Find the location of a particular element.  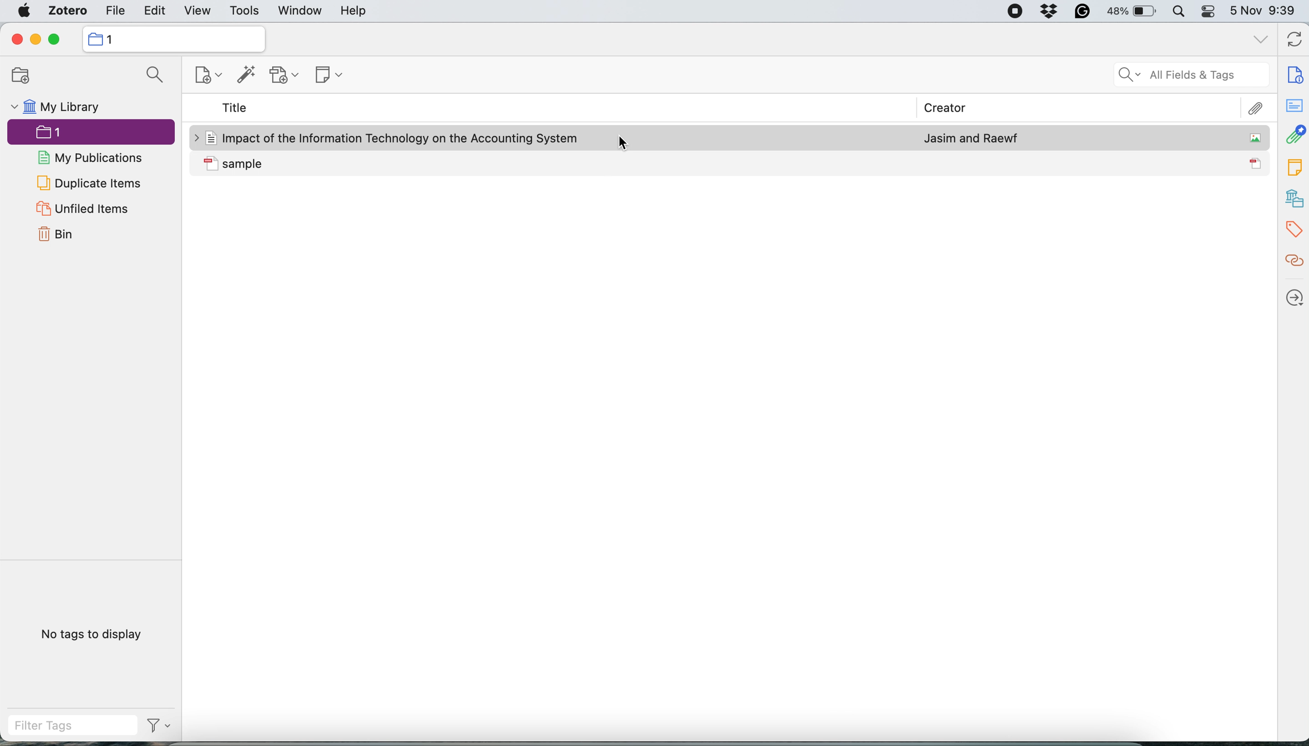

new note is located at coordinates (330, 74).